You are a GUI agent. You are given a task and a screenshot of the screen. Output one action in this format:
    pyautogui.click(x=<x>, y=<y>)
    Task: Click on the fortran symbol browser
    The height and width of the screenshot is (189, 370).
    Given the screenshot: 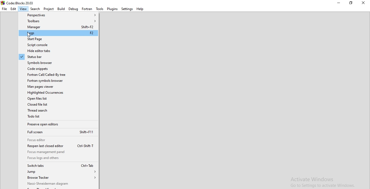 What is the action you would take?
    pyautogui.click(x=59, y=81)
    